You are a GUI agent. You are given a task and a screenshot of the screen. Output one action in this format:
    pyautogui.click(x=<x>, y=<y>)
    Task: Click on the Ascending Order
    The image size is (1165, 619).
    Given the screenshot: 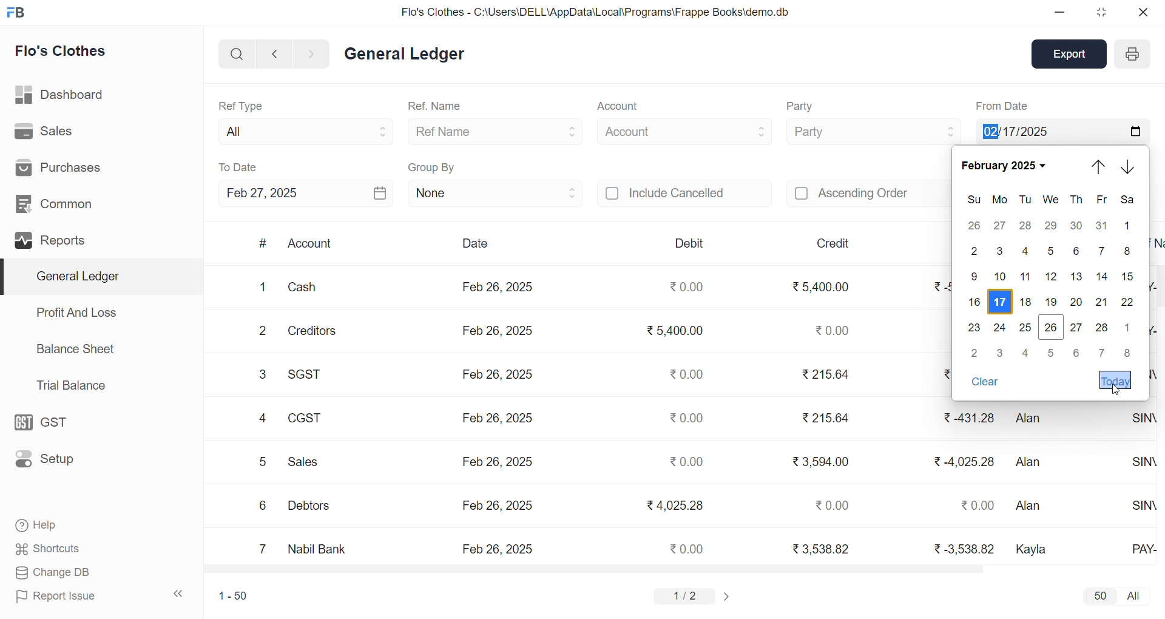 What is the action you would take?
    pyautogui.click(x=868, y=192)
    